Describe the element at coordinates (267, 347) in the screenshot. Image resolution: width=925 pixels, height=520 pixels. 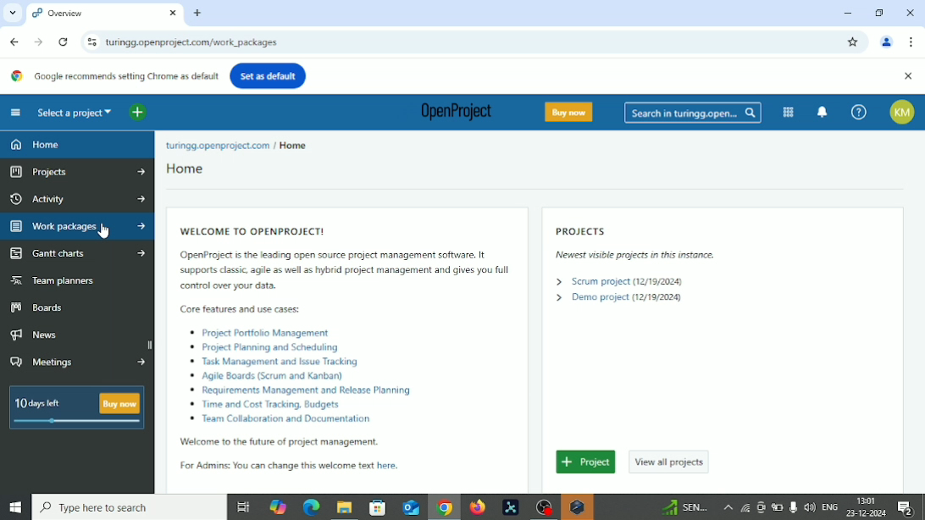
I see `® Project Planning and Schedubing` at that location.